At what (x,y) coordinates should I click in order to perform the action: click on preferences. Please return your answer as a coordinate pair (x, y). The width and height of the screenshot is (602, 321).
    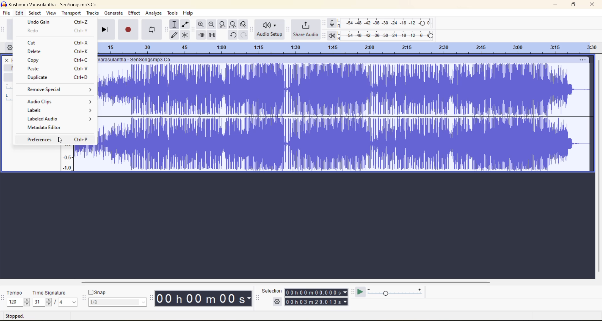
    Looking at the image, I should click on (58, 140).